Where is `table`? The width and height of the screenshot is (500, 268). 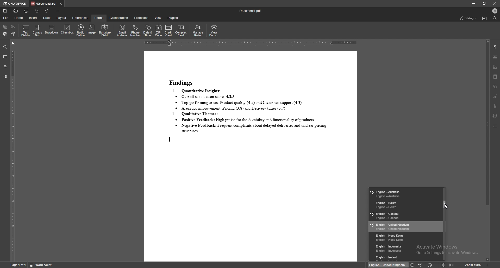
table is located at coordinates (495, 57).